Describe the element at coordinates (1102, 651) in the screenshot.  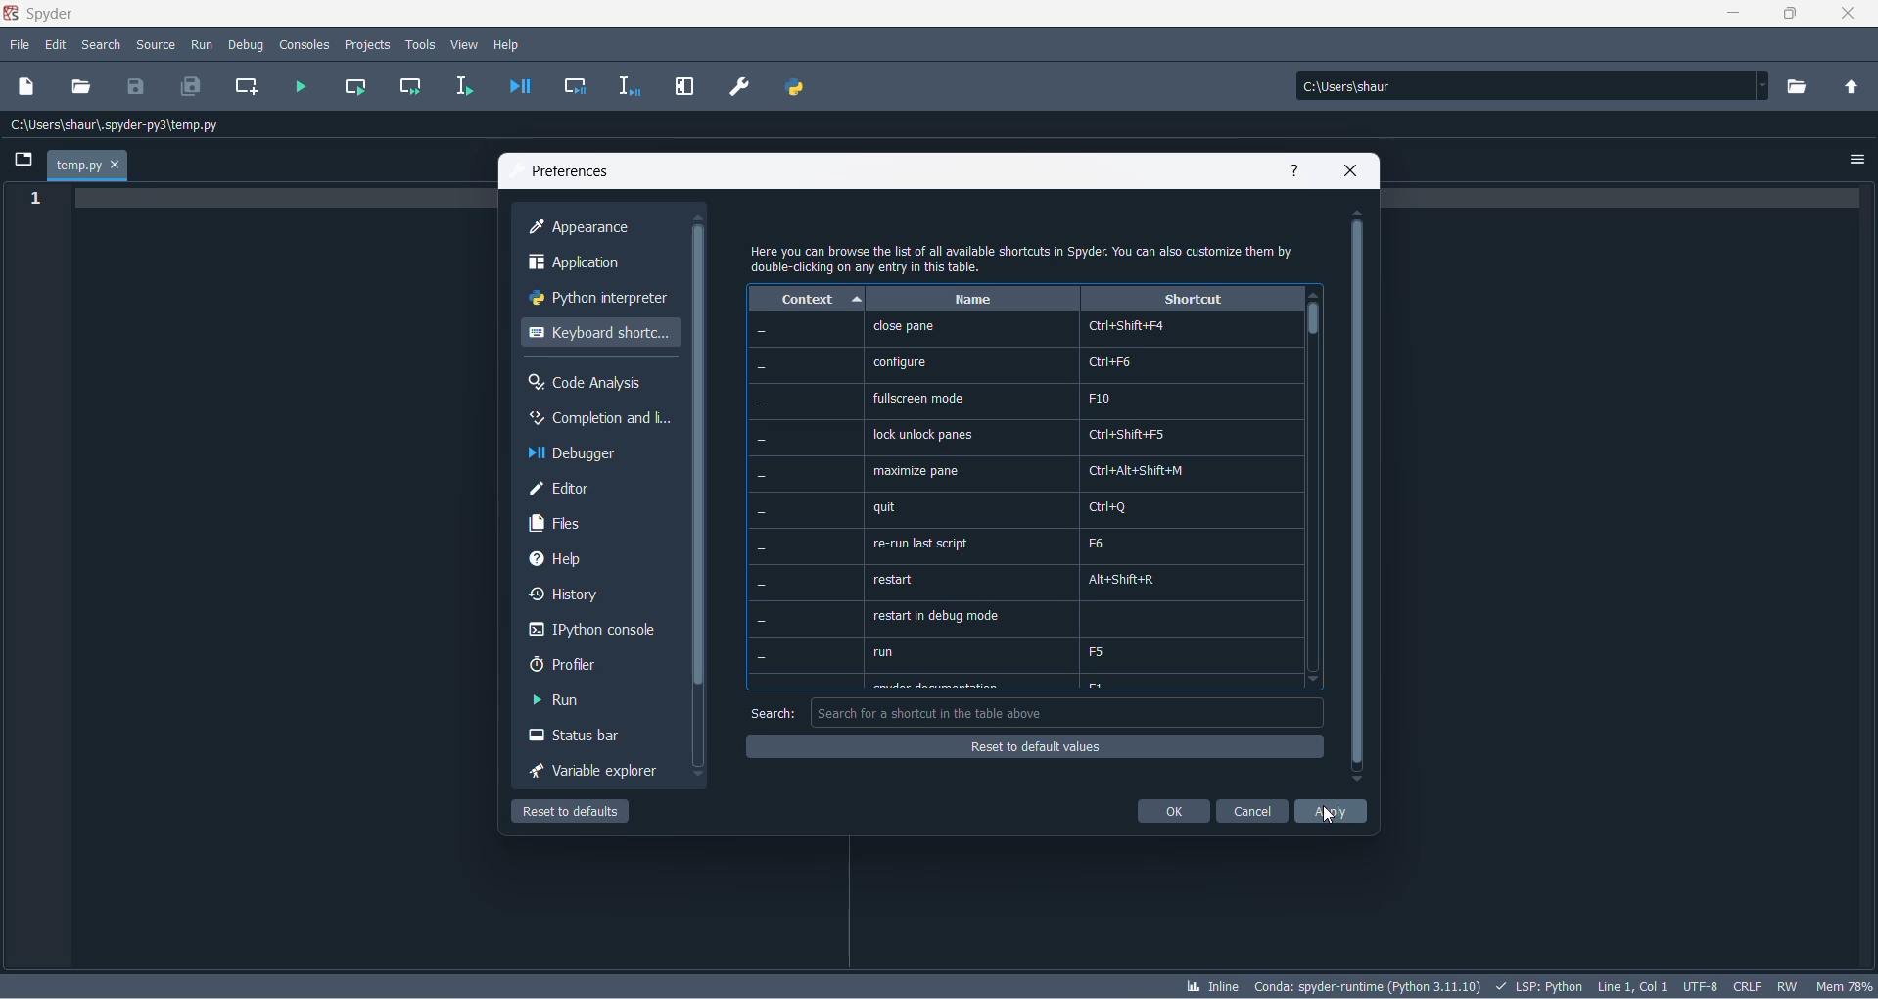
I see `F5` at that location.